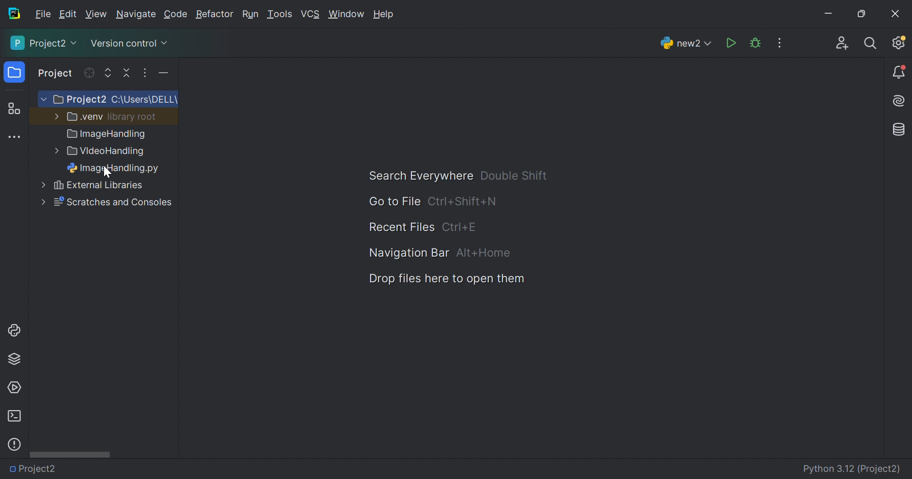 This screenshot has height=479, width=912. I want to click on Project, so click(56, 74).